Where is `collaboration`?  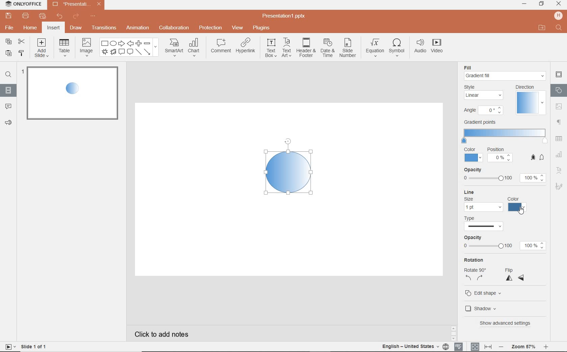 collaboration is located at coordinates (174, 28).